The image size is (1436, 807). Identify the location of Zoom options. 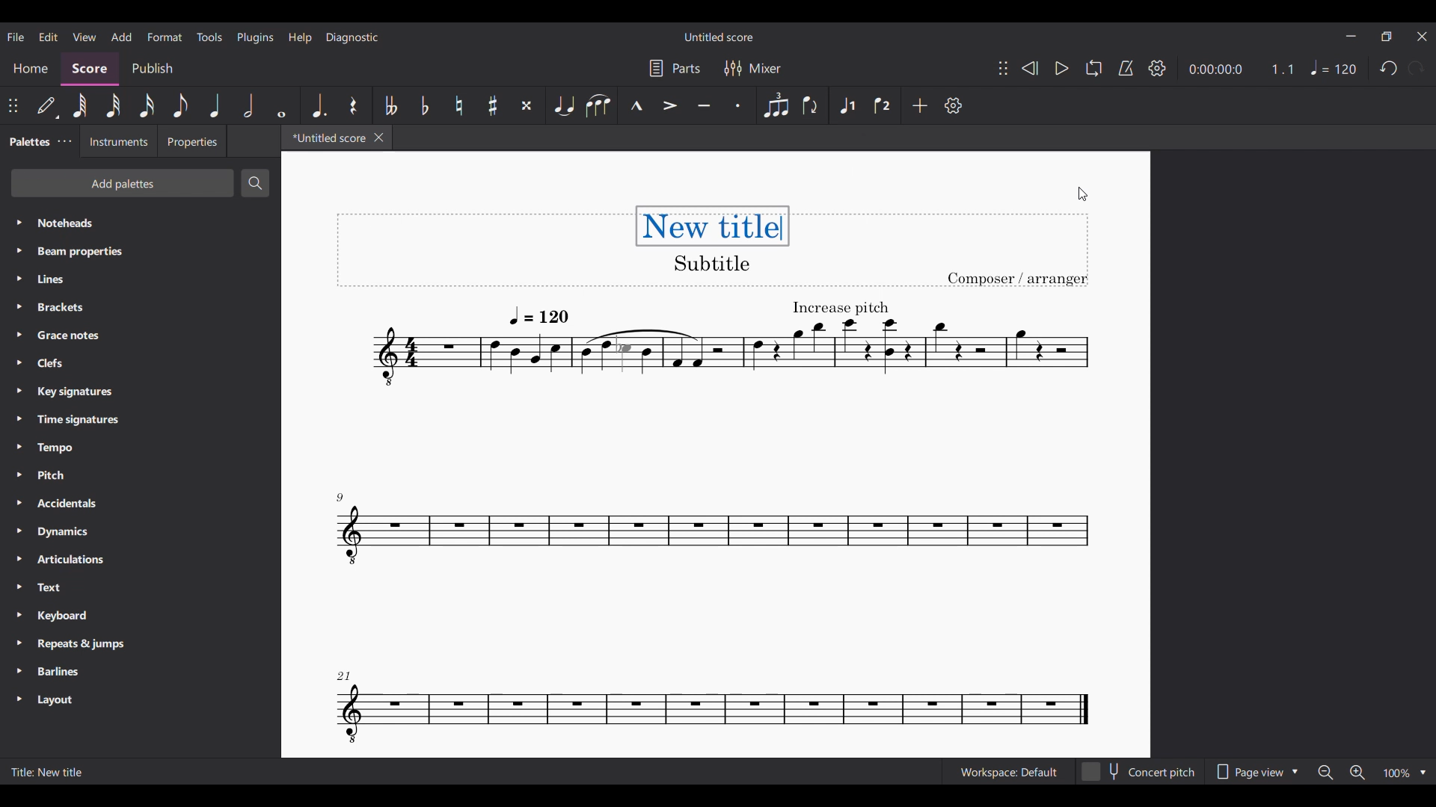
(1405, 773).